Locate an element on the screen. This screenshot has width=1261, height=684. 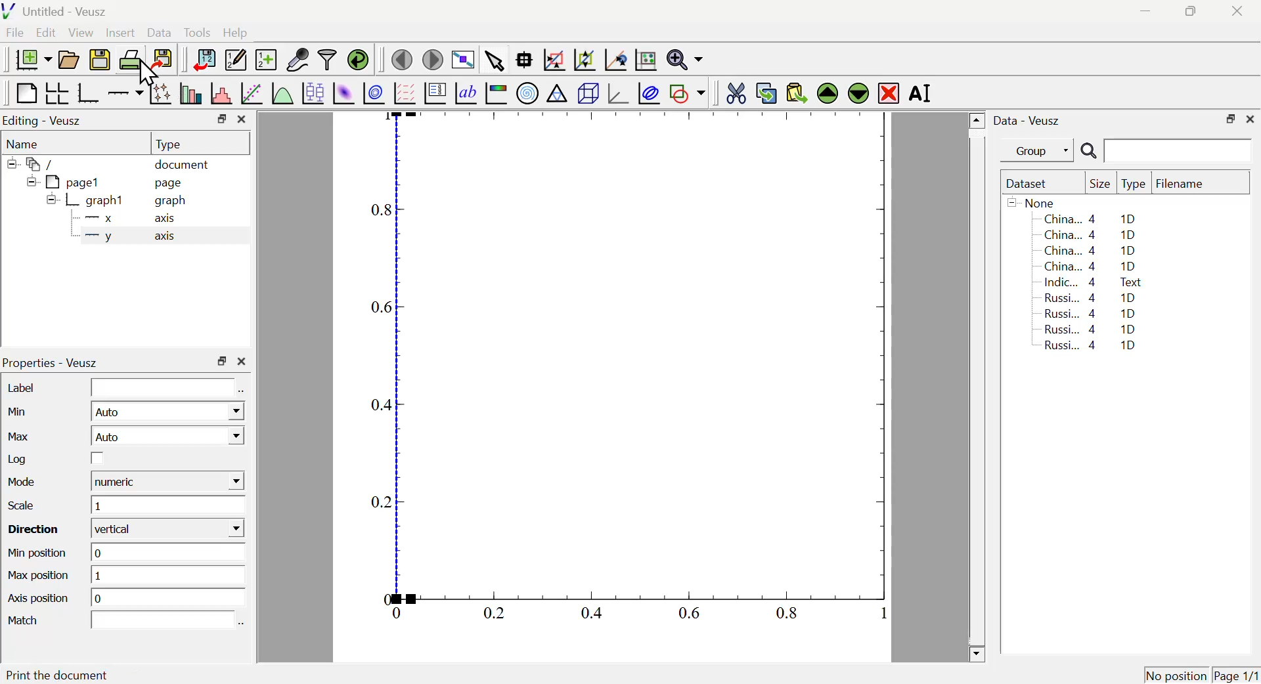
Dataset is located at coordinates (1029, 184).